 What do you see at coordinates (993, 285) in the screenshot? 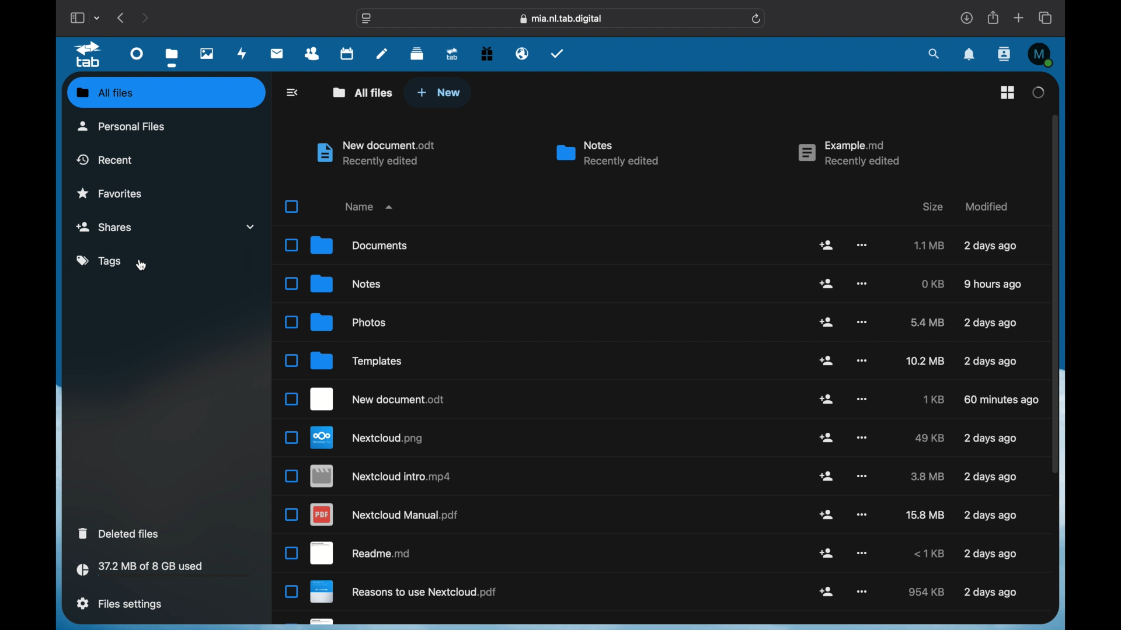
I see `modified` at bounding box center [993, 285].